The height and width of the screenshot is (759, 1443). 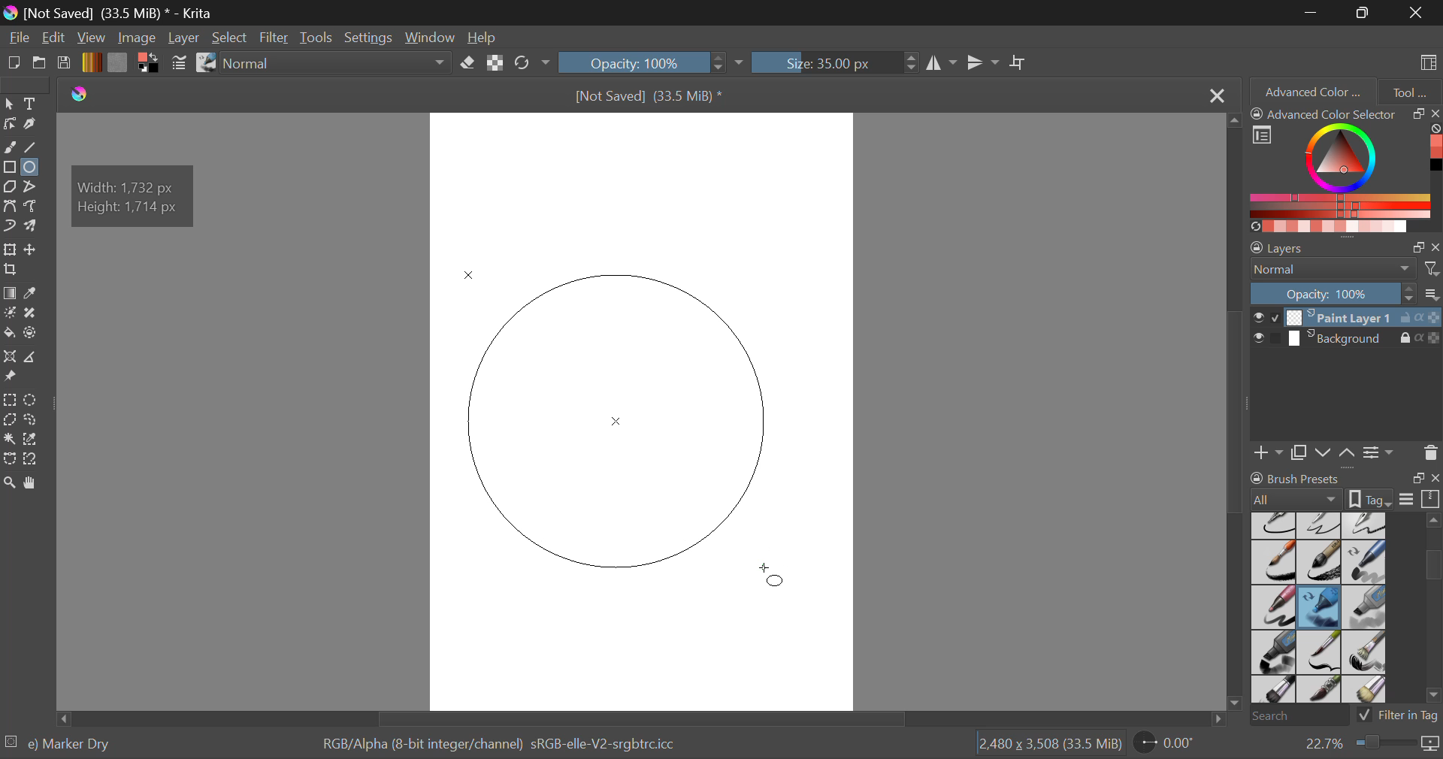 What do you see at coordinates (14, 65) in the screenshot?
I see `New` at bounding box center [14, 65].